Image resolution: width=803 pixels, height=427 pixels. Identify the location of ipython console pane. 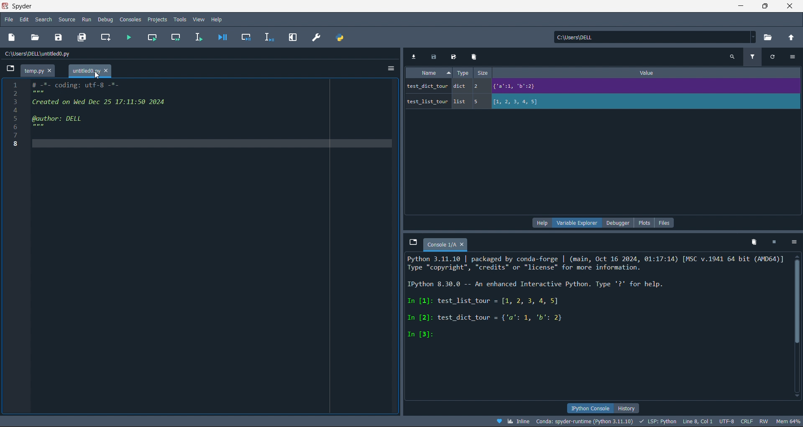
(587, 408).